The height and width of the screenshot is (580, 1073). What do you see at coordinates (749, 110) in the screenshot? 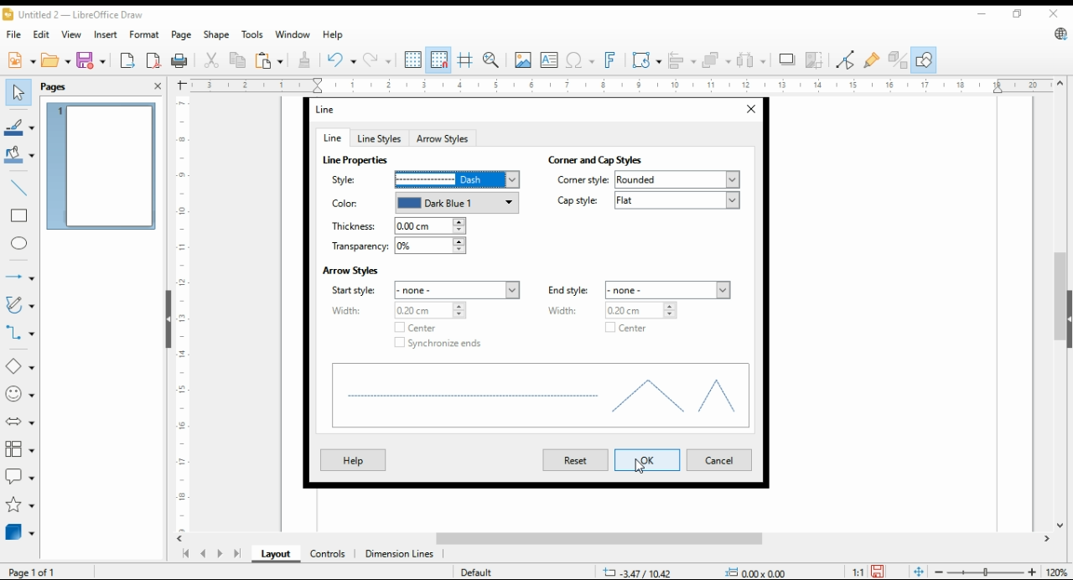
I see `close window` at bounding box center [749, 110].